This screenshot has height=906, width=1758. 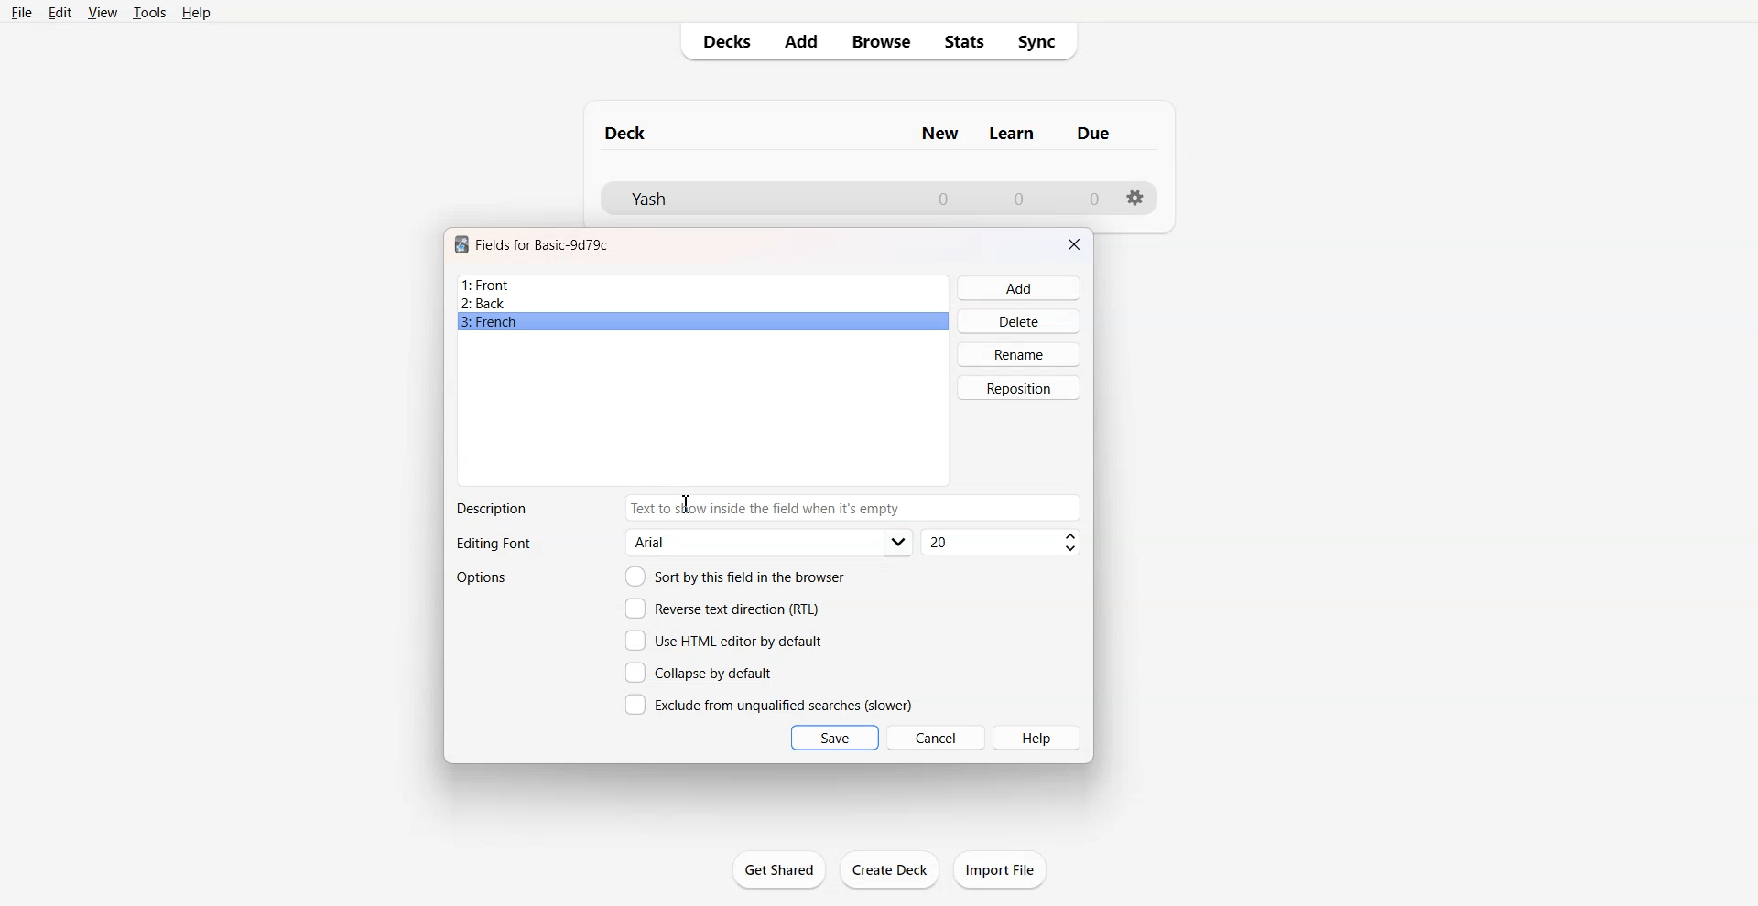 I want to click on Back, so click(x=702, y=303).